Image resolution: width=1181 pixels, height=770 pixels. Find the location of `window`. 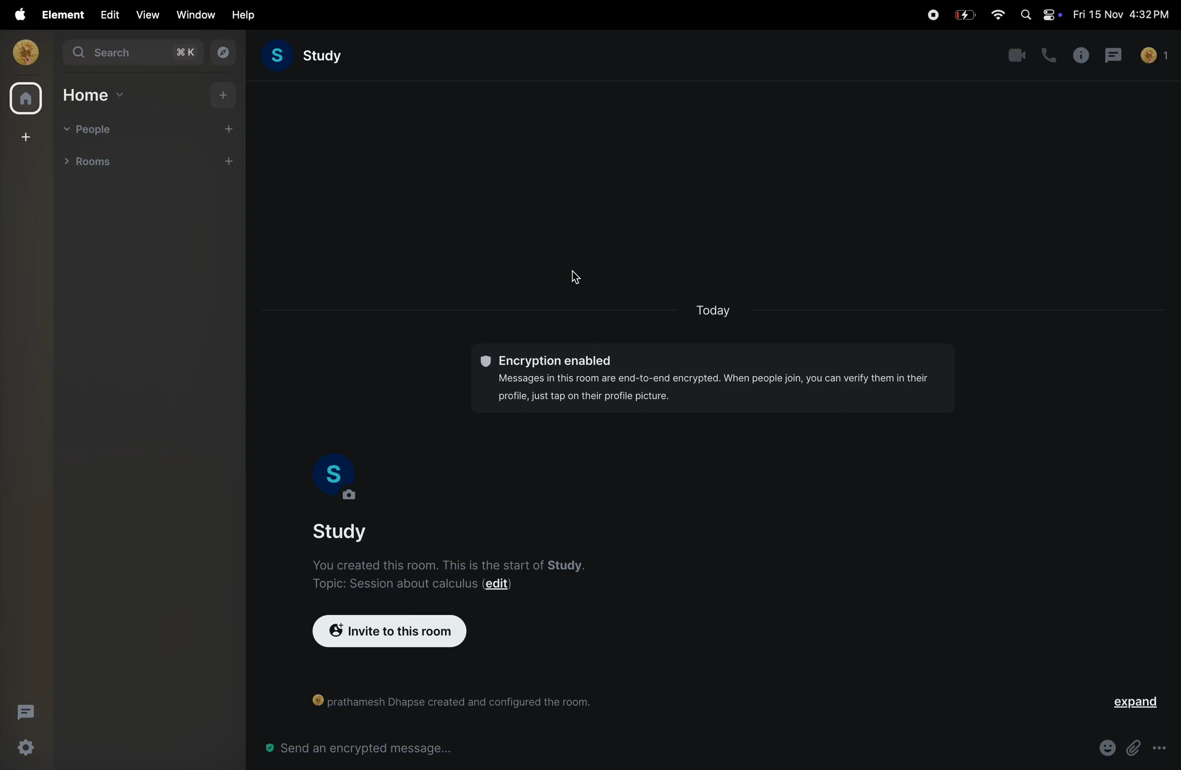

window is located at coordinates (193, 14).